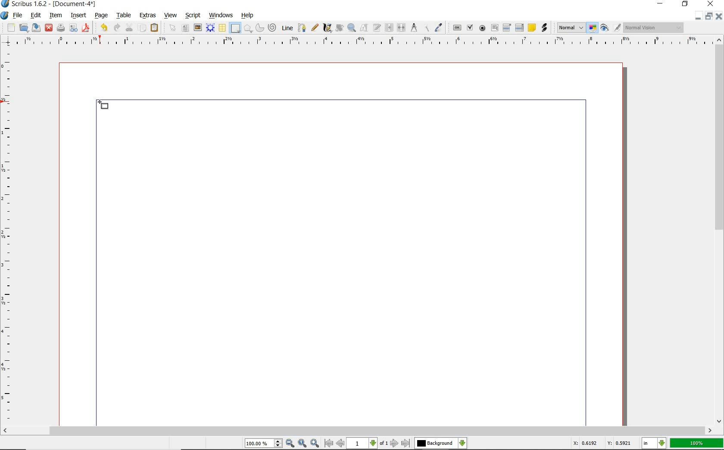  Describe the element at coordinates (74, 28) in the screenshot. I see `preflight verifier` at that location.